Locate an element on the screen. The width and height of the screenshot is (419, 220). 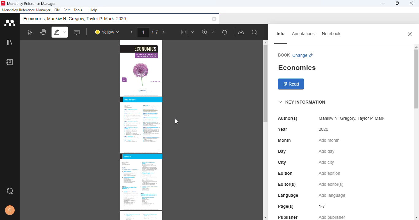
add edition is located at coordinates (330, 173).